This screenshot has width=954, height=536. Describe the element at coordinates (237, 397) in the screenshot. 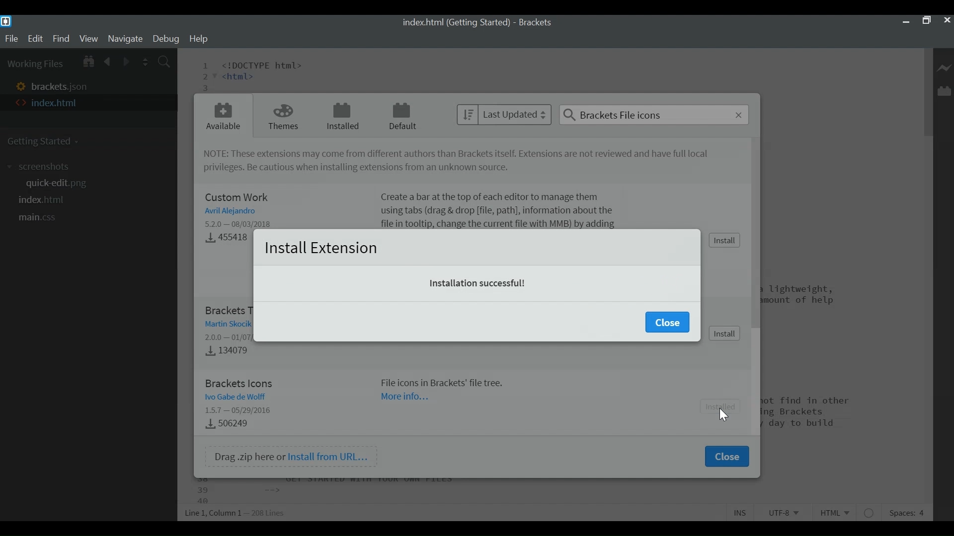

I see `Author` at that location.